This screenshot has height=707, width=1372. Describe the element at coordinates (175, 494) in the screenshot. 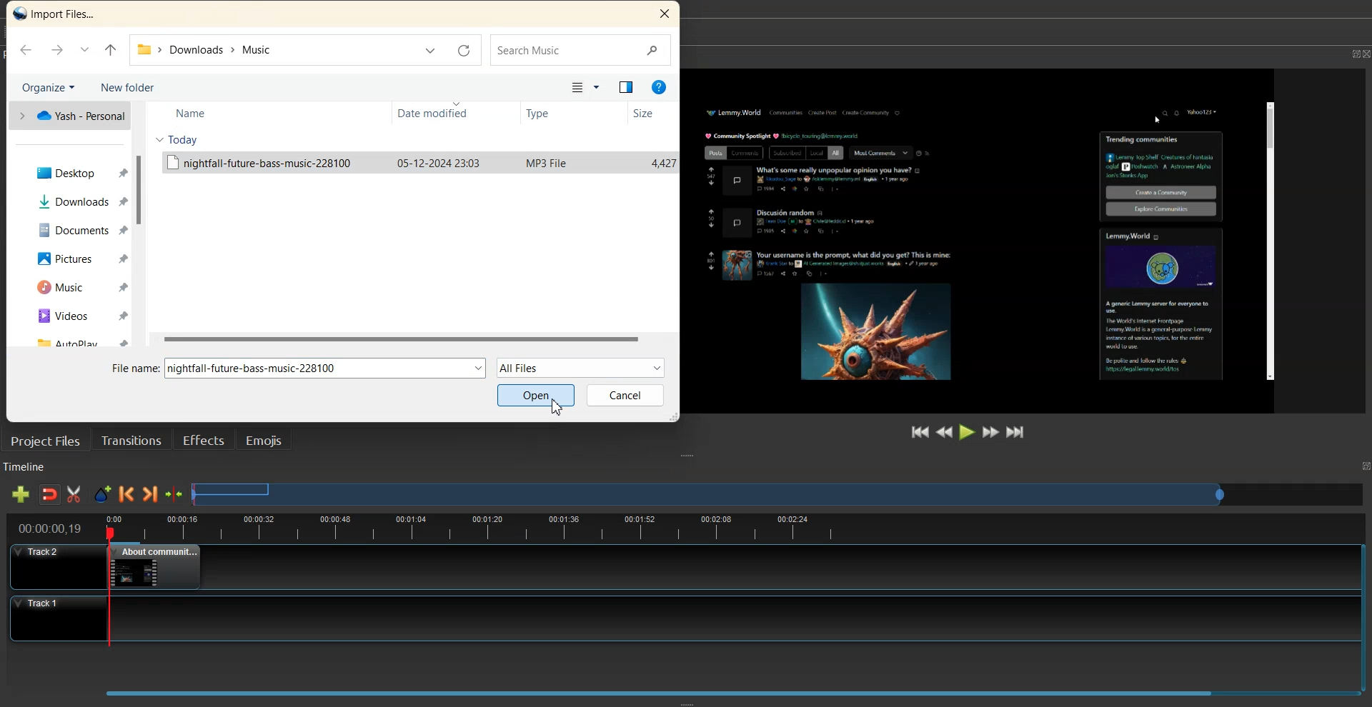

I see `Center the timeline on the playhead` at that location.